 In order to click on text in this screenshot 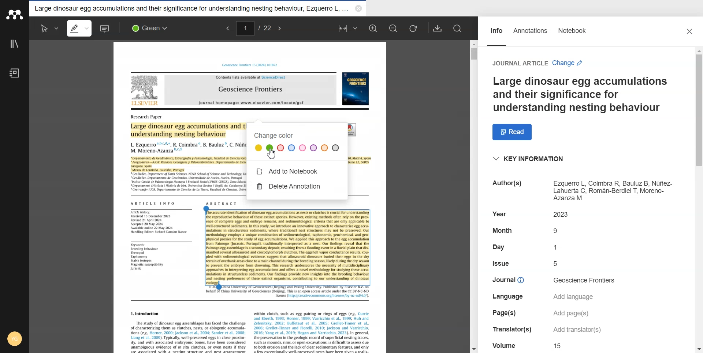, I will do `click(558, 246)`.